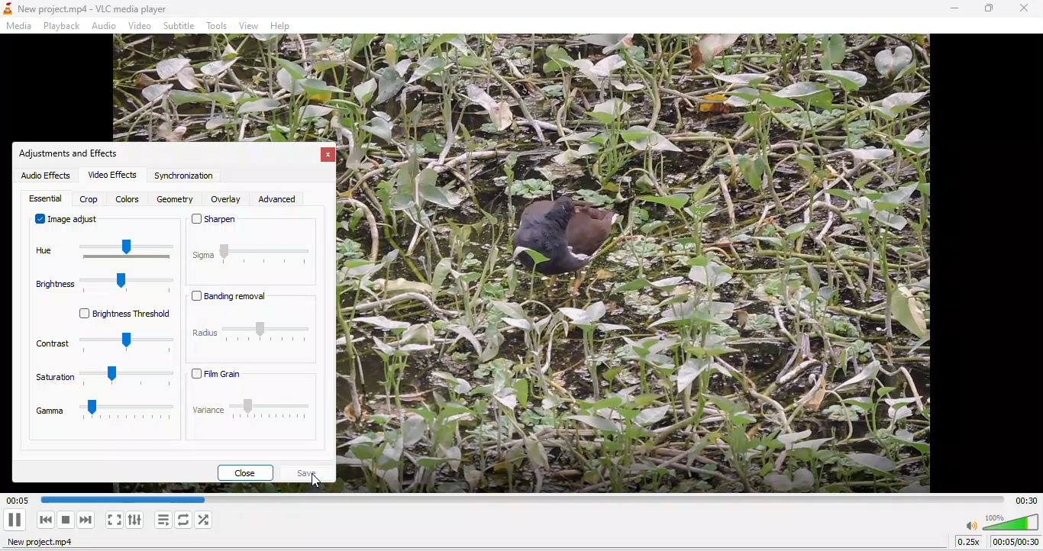  What do you see at coordinates (327, 156) in the screenshot?
I see `close` at bounding box center [327, 156].